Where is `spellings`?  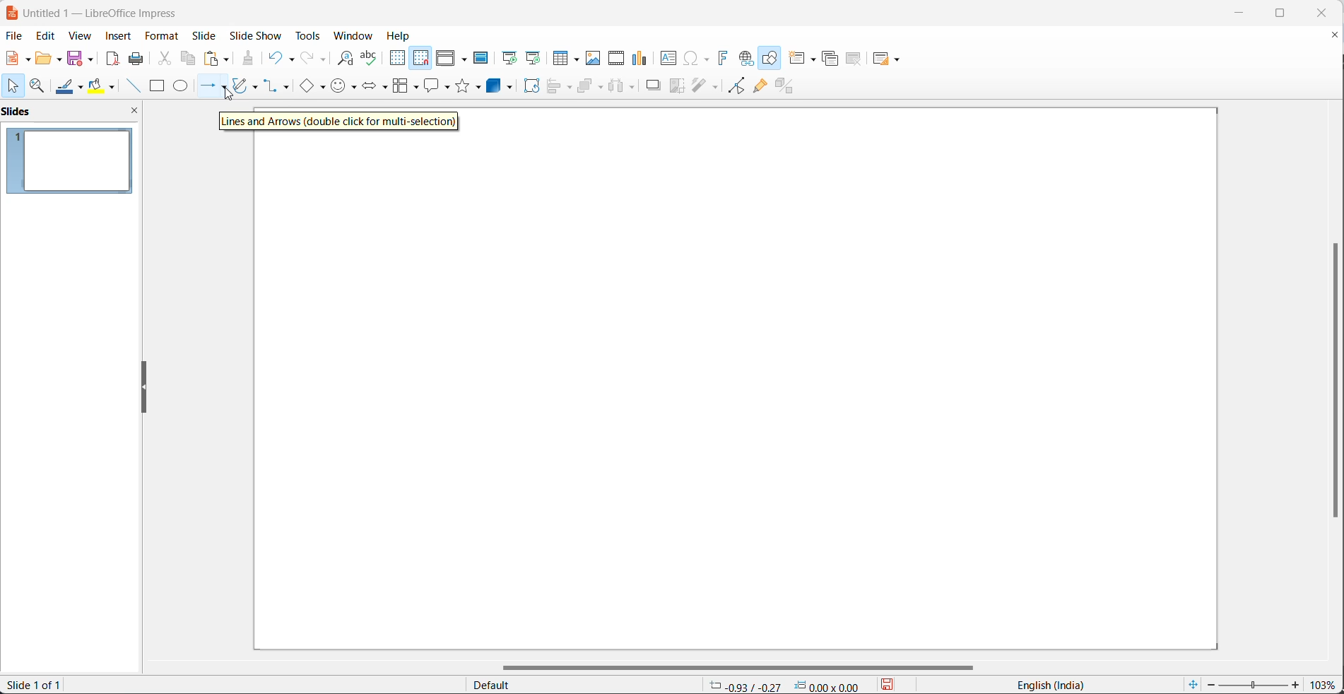 spellings is located at coordinates (370, 58).